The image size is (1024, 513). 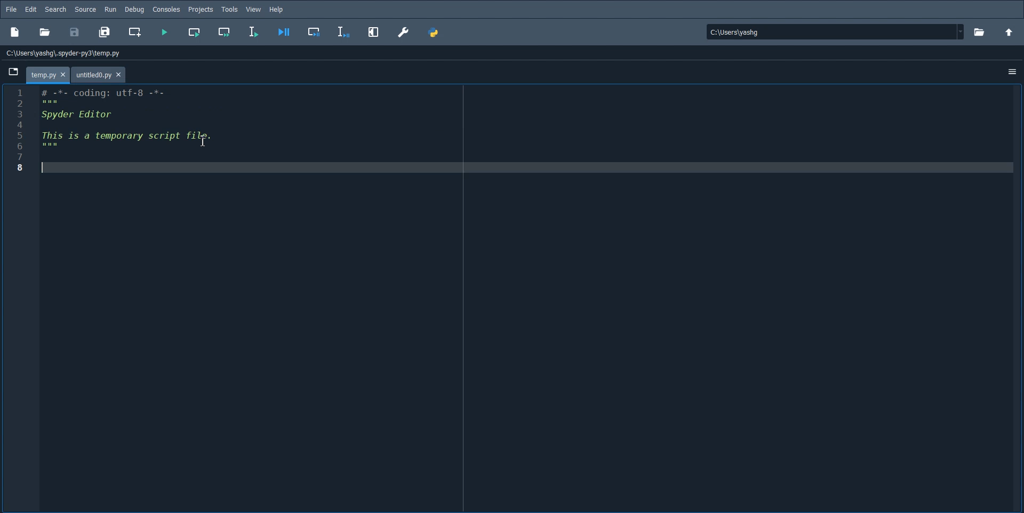 What do you see at coordinates (86, 10) in the screenshot?
I see `source` at bounding box center [86, 10].